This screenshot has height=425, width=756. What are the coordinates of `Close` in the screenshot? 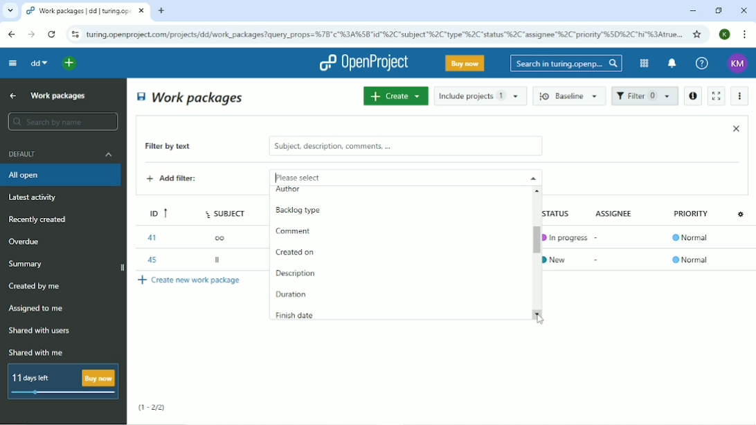 It's located at (744, 10).